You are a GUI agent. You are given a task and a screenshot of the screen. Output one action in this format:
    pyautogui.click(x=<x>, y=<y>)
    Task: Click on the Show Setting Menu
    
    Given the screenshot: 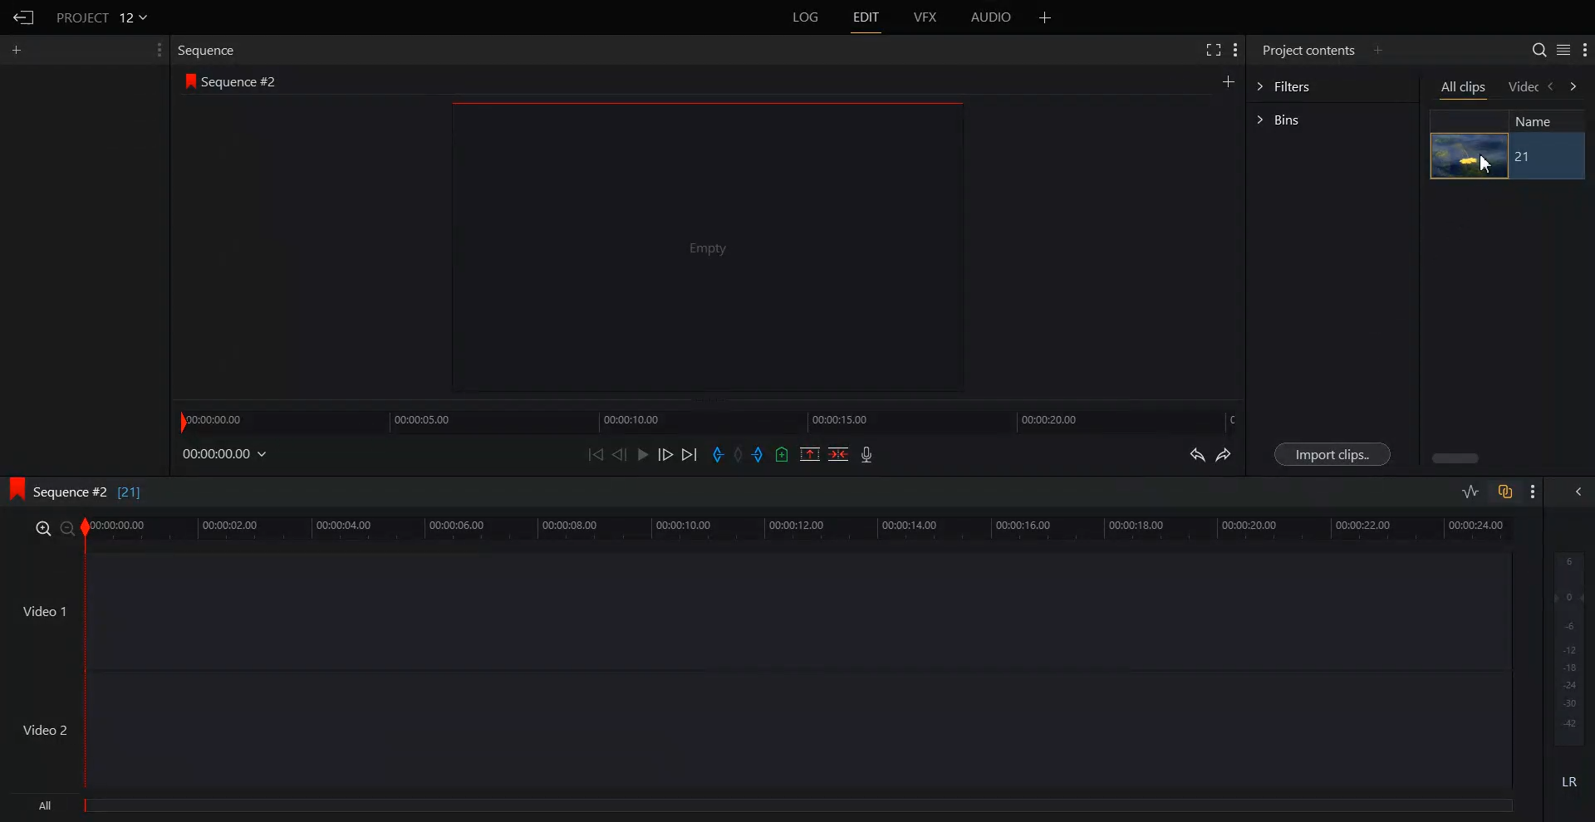 What is the action you would take?
    pyautogui.click(x=1531, y=493)
    